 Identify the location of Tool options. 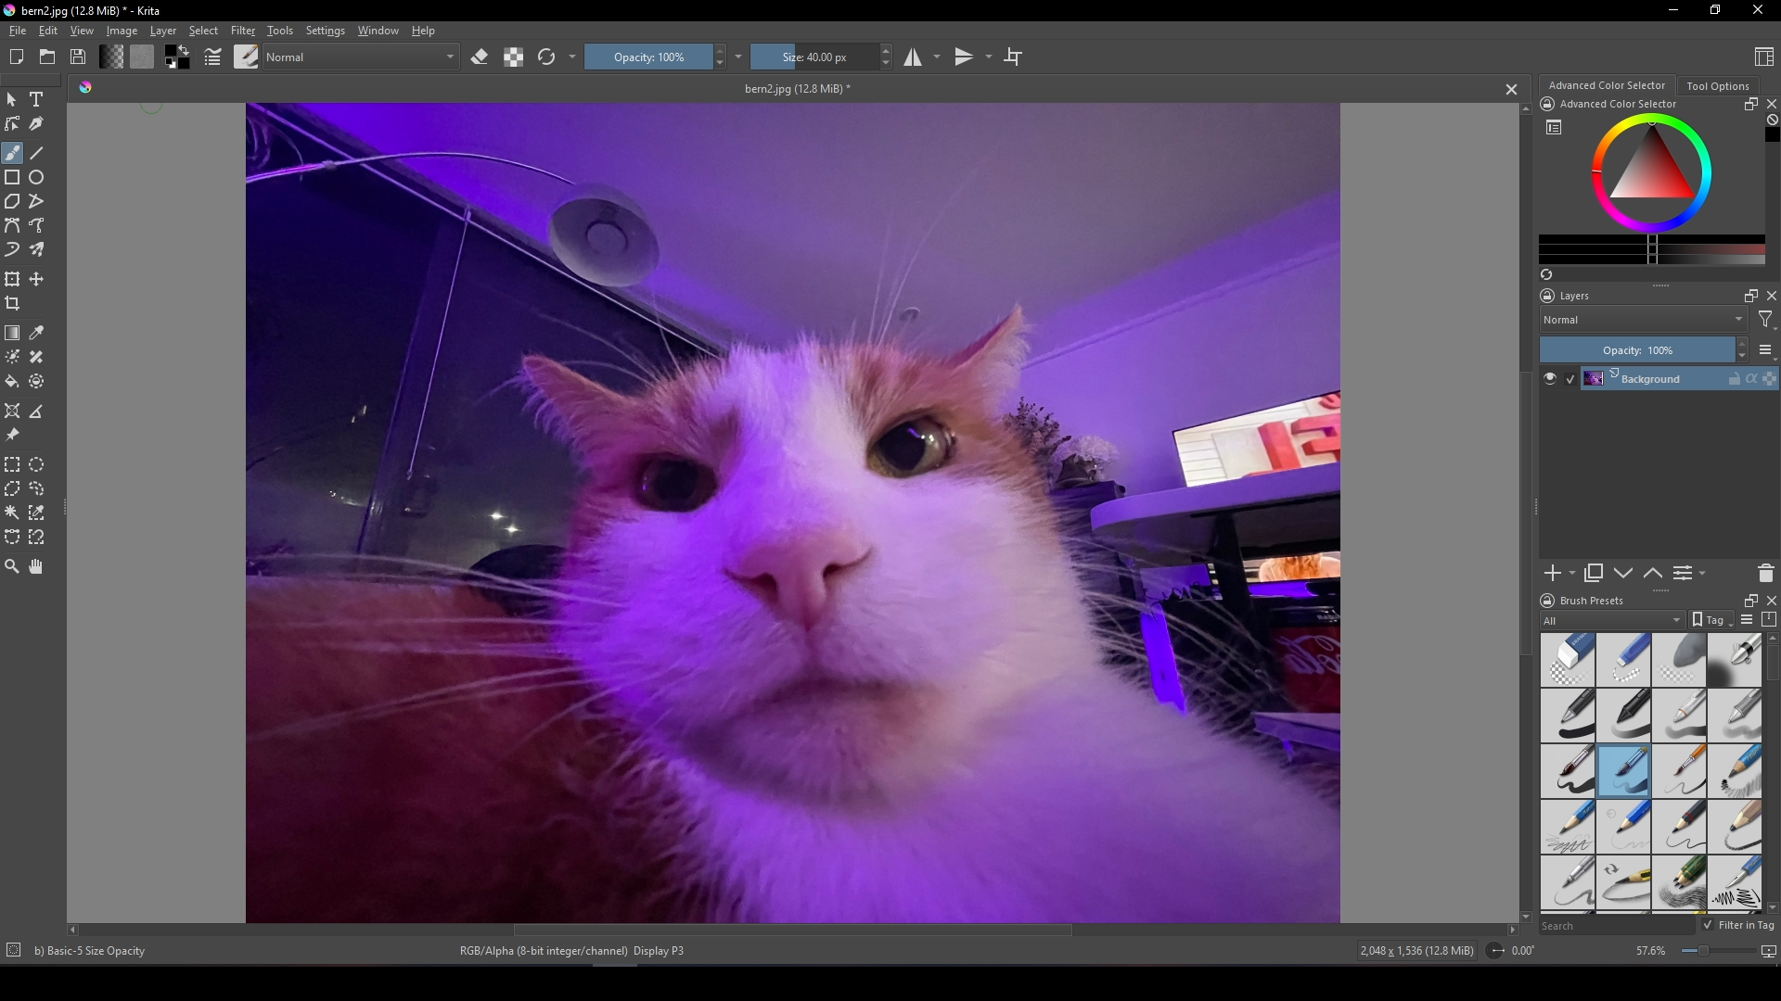
(1719, 85).